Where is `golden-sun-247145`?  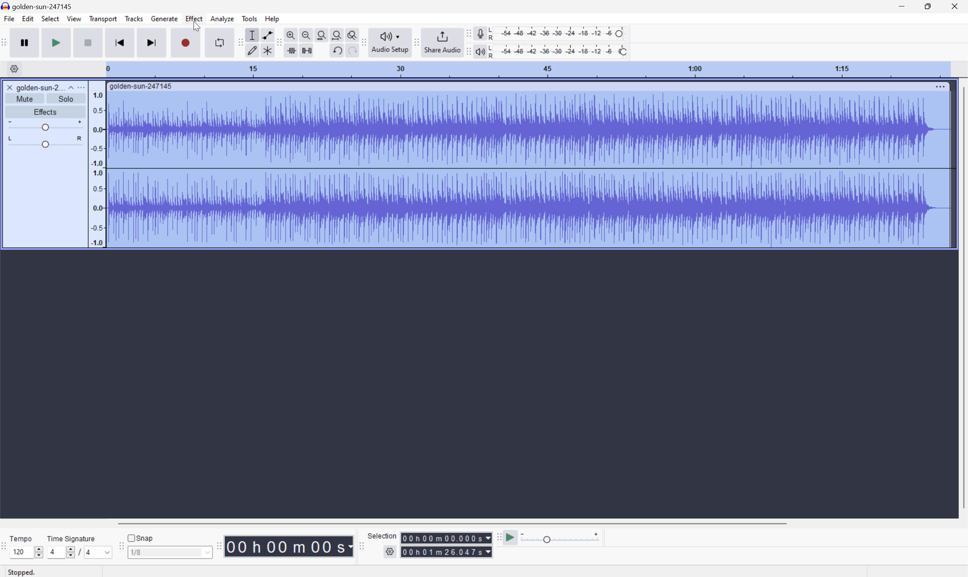 golden-sun-247145 is located at coordinates (141, 87).